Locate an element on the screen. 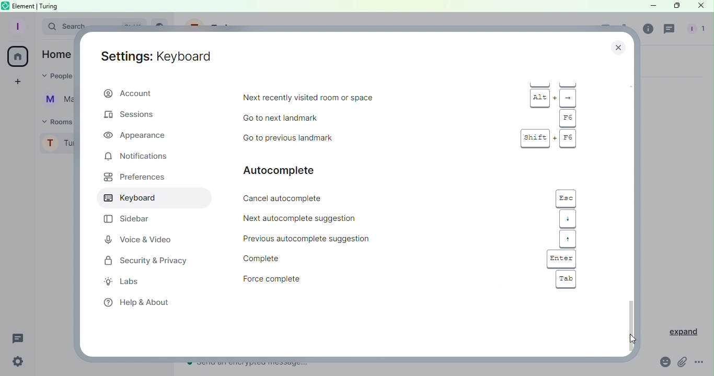  People is located at coordinates (59, 76).